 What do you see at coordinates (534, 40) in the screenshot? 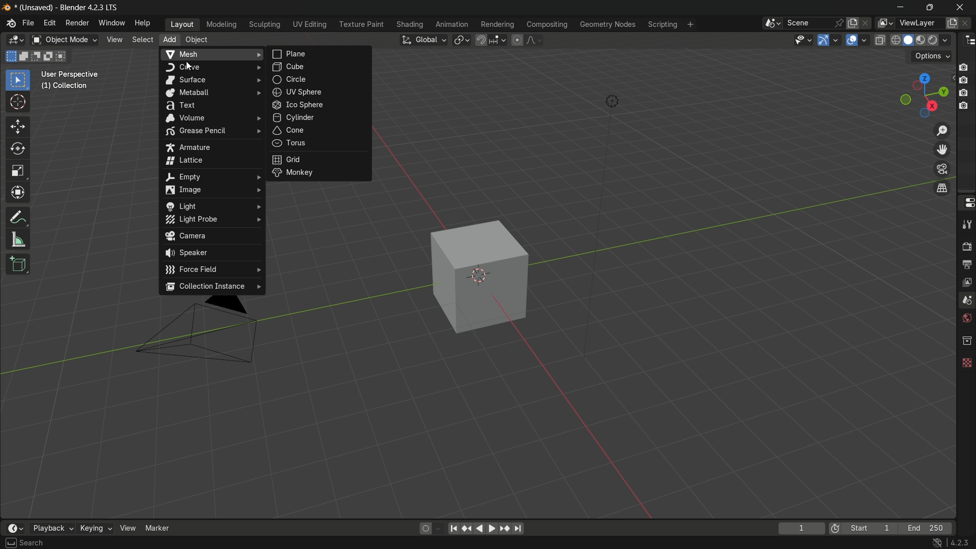
I see `proportional editing falloff` at bounding box center [534, 40].